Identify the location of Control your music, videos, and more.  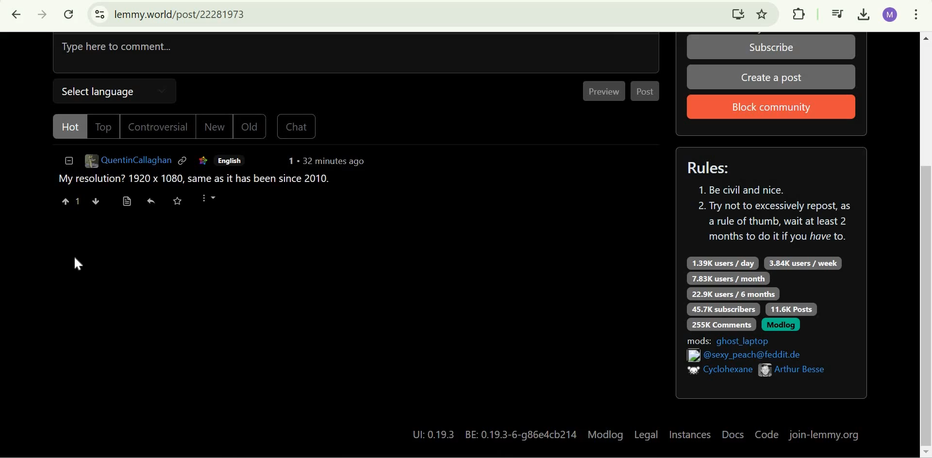
(838, 15).